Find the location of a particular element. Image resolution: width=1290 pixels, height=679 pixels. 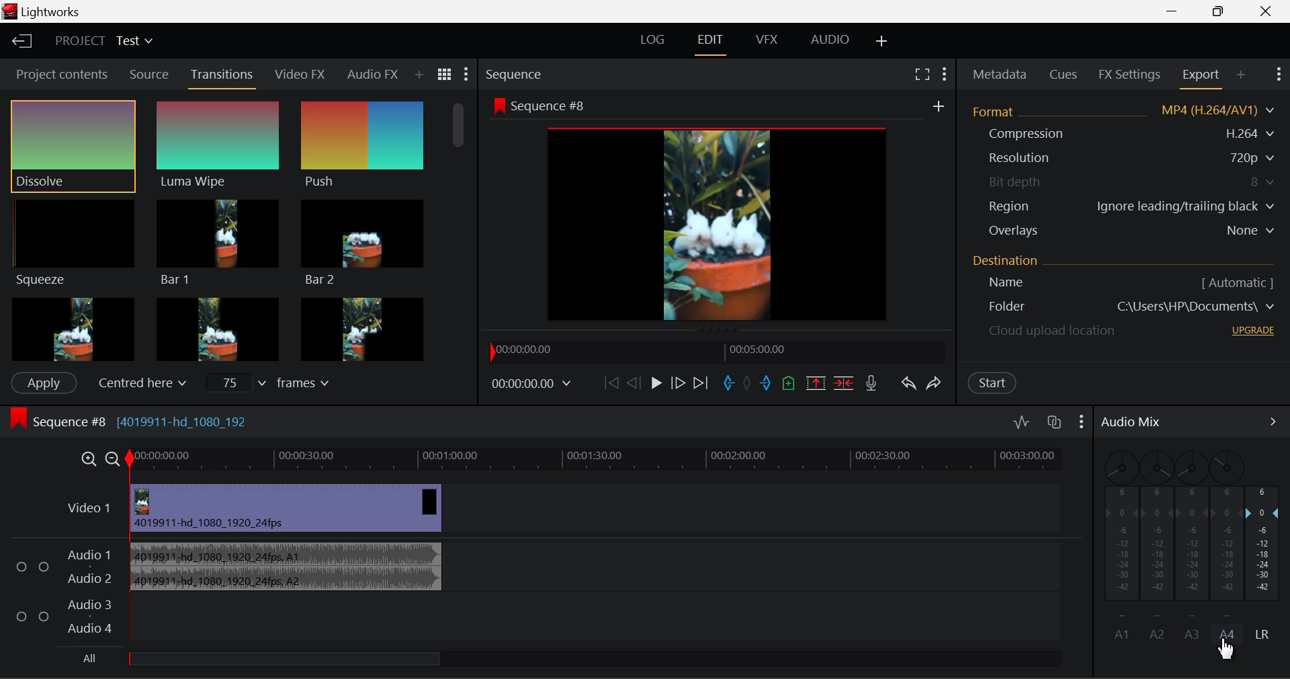

Bar 2 is located at coordinates (364, 245).